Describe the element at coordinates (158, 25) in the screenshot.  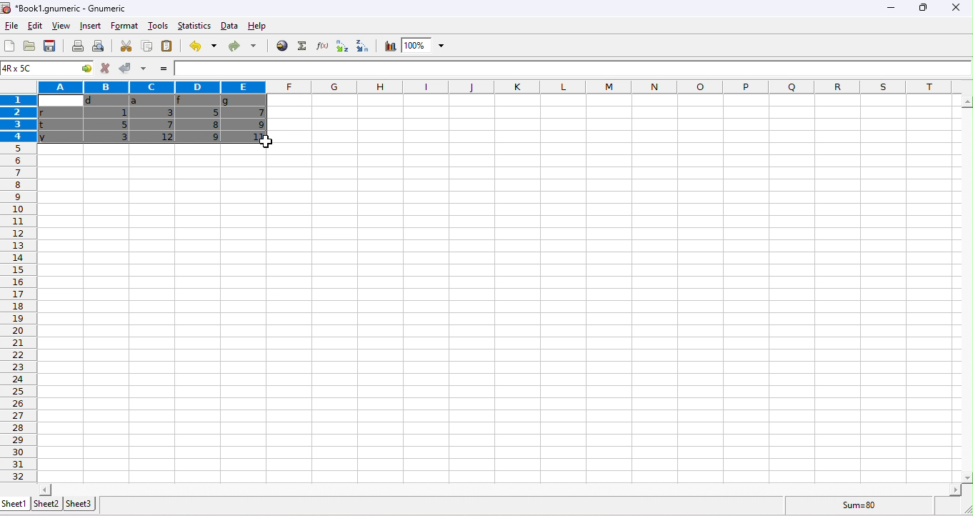
I see `tools` at that location.